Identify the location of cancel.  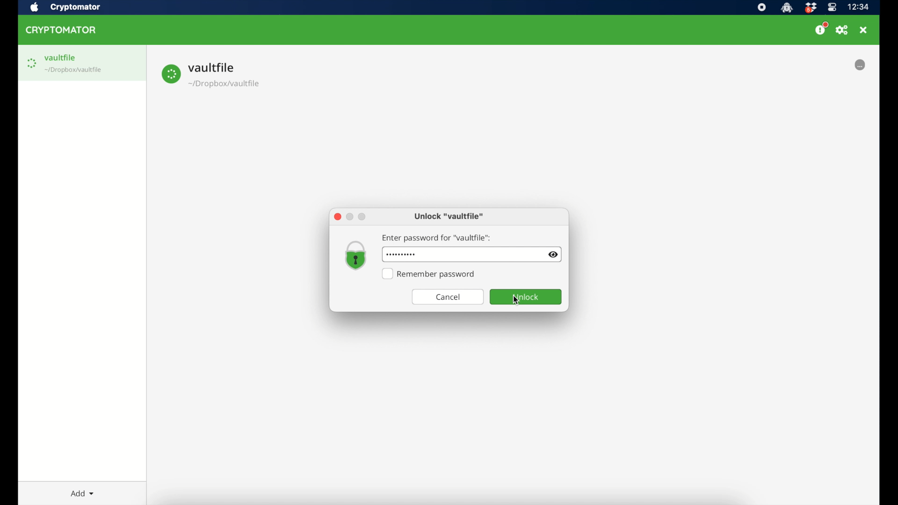
(449, 296).